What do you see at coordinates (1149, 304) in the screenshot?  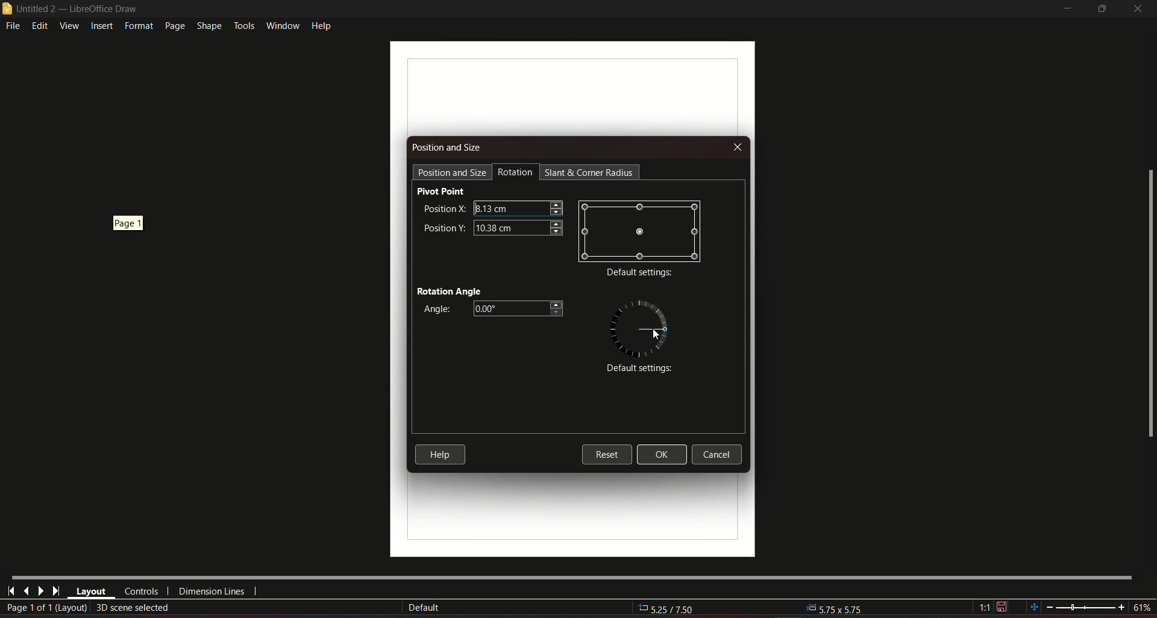 I see `scrollbar` at bounding box center [1149, 304].